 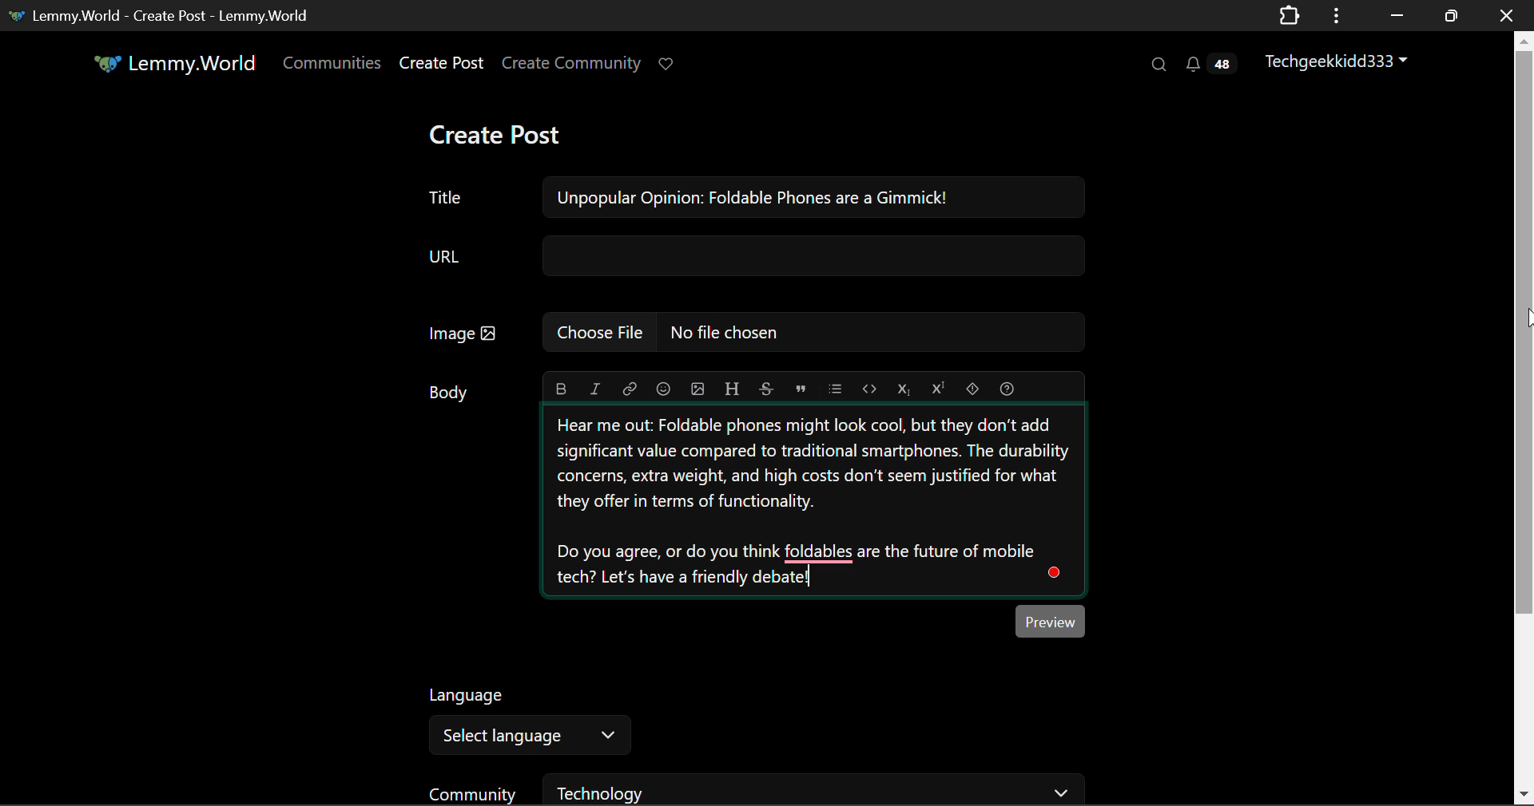 I want to click on Unpopular Opinion Explained, so click(x=813, y=501).